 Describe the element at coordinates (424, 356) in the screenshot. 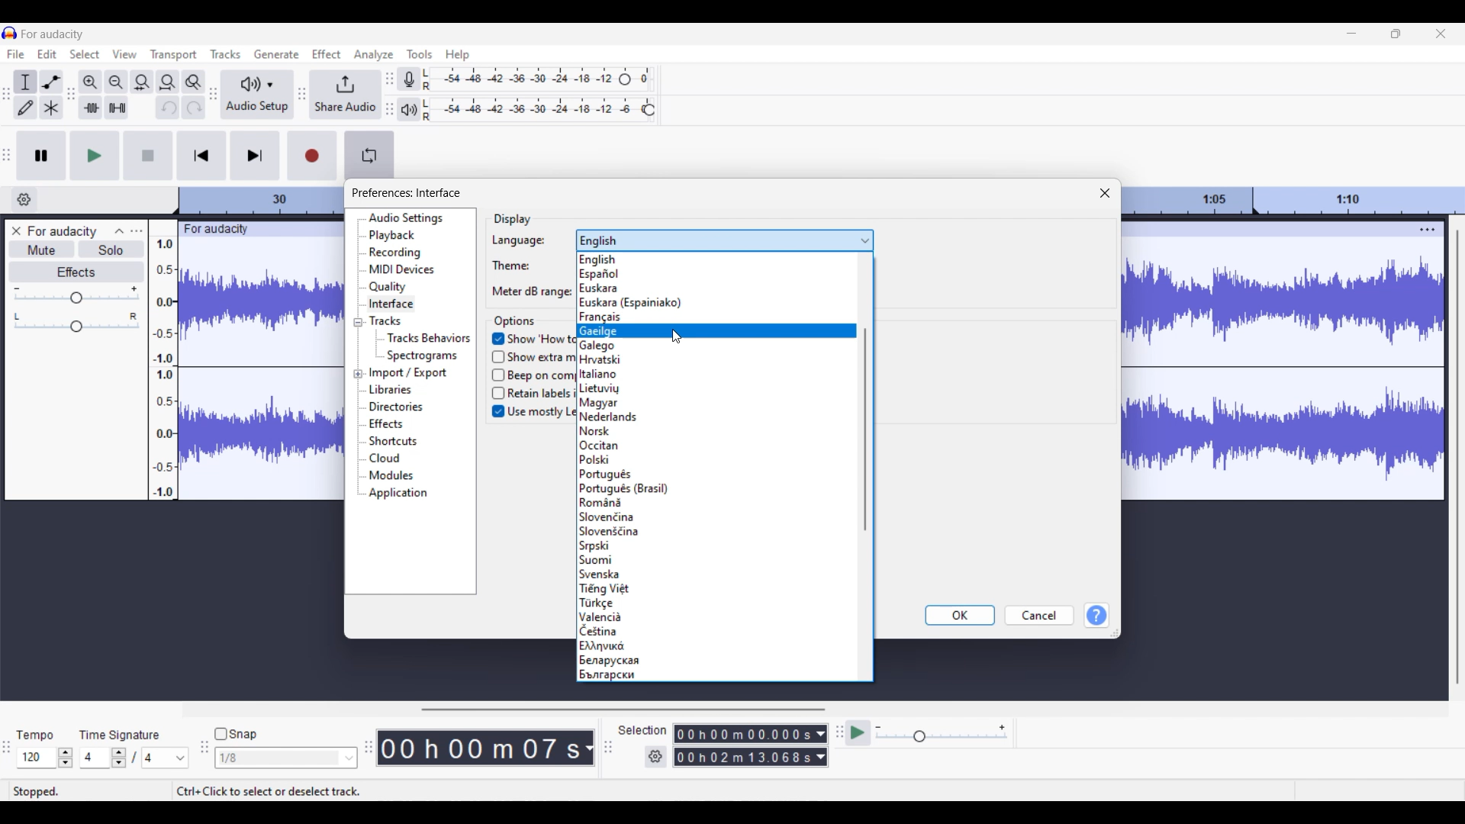

I see `Spectogram` at that location.